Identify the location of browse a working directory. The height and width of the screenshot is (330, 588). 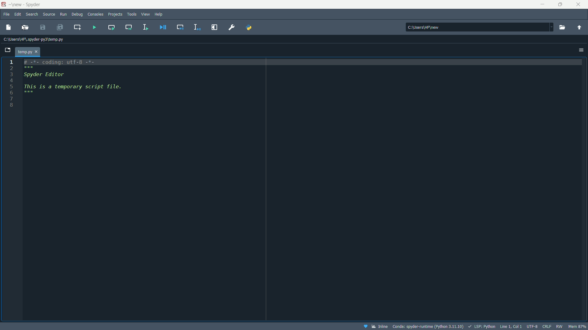
(563, 28).